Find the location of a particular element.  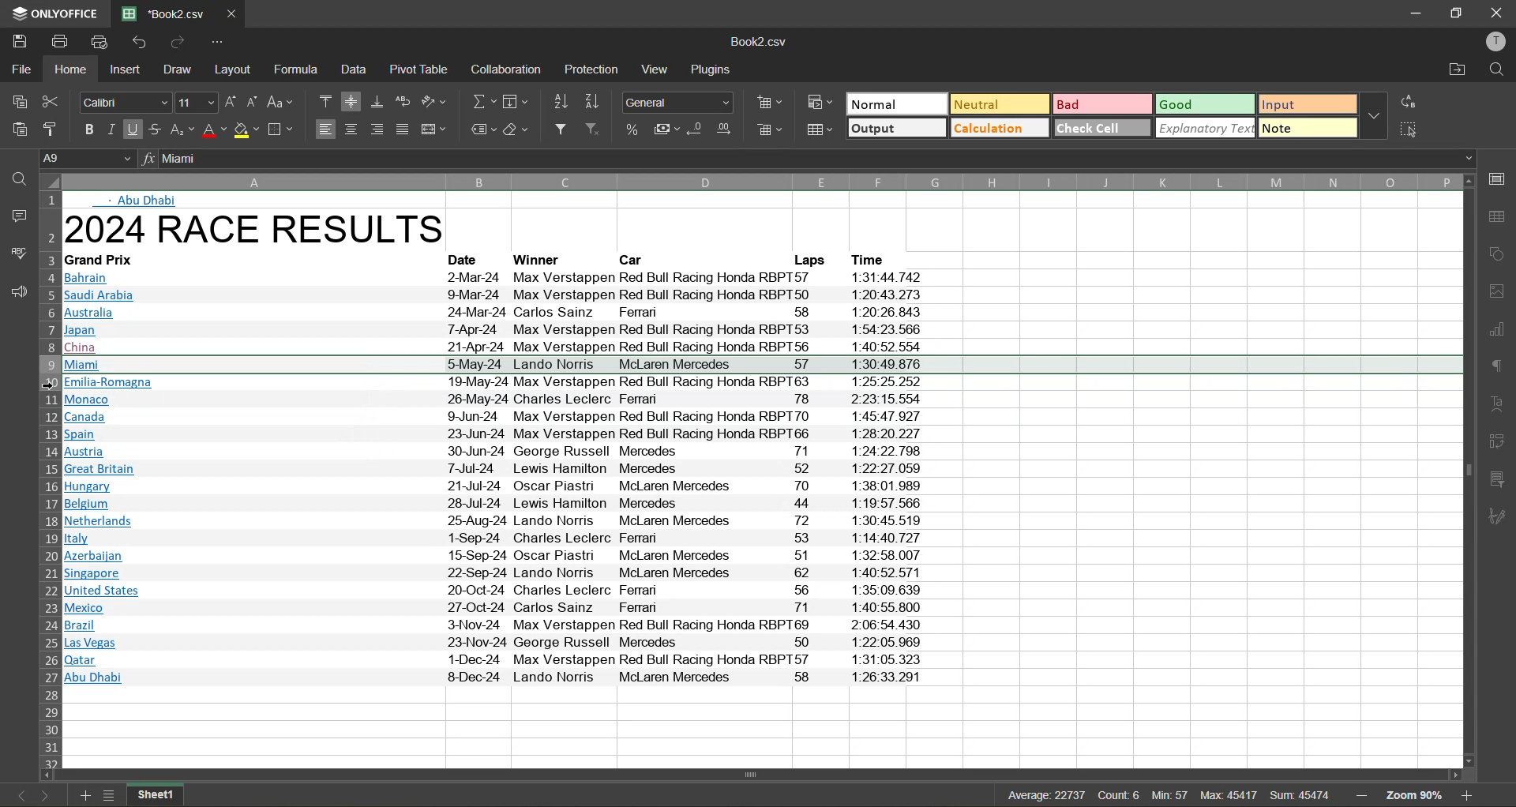

text is located at coordinates (1501, 403).